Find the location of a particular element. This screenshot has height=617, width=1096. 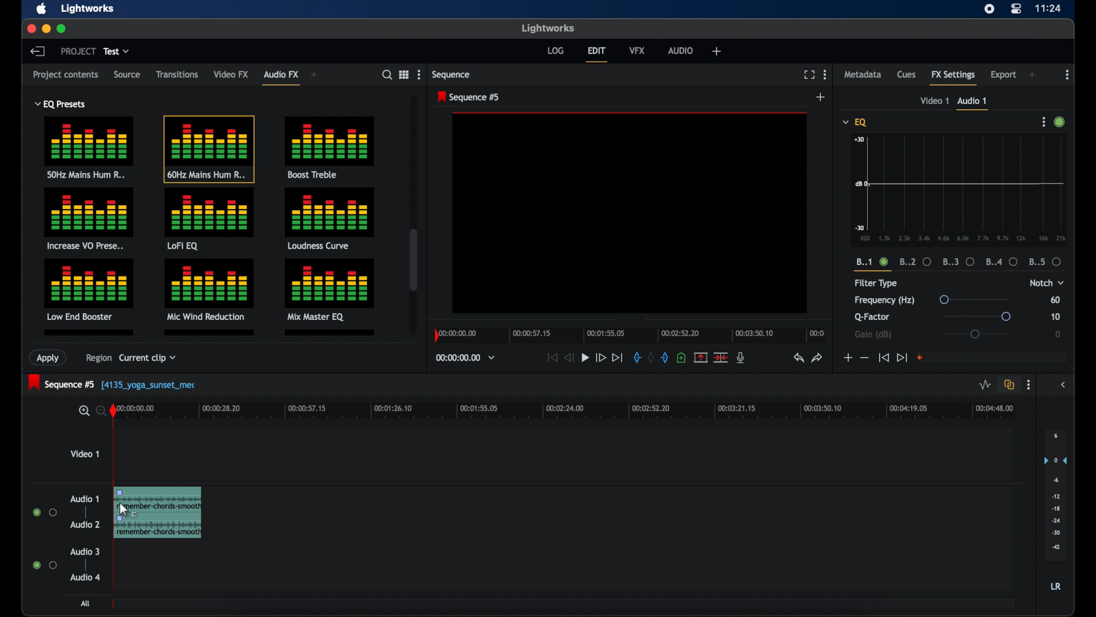

audio is located at coordinates (681, 50).